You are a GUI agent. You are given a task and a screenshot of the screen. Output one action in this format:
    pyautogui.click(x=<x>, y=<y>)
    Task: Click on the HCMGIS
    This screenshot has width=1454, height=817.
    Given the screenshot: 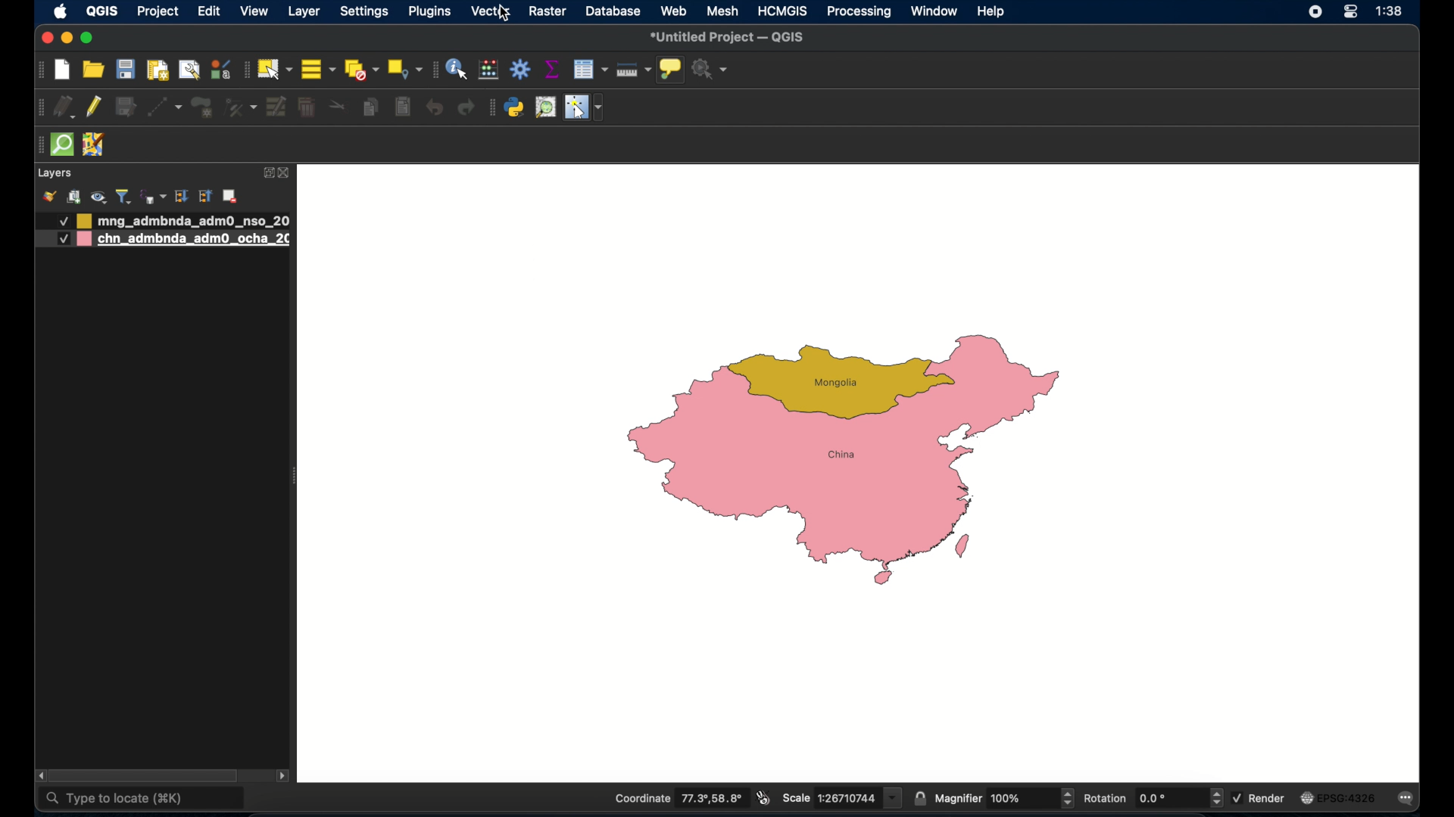 What is the action you would take?
    pyautogui.click(x=782, y=11)
    